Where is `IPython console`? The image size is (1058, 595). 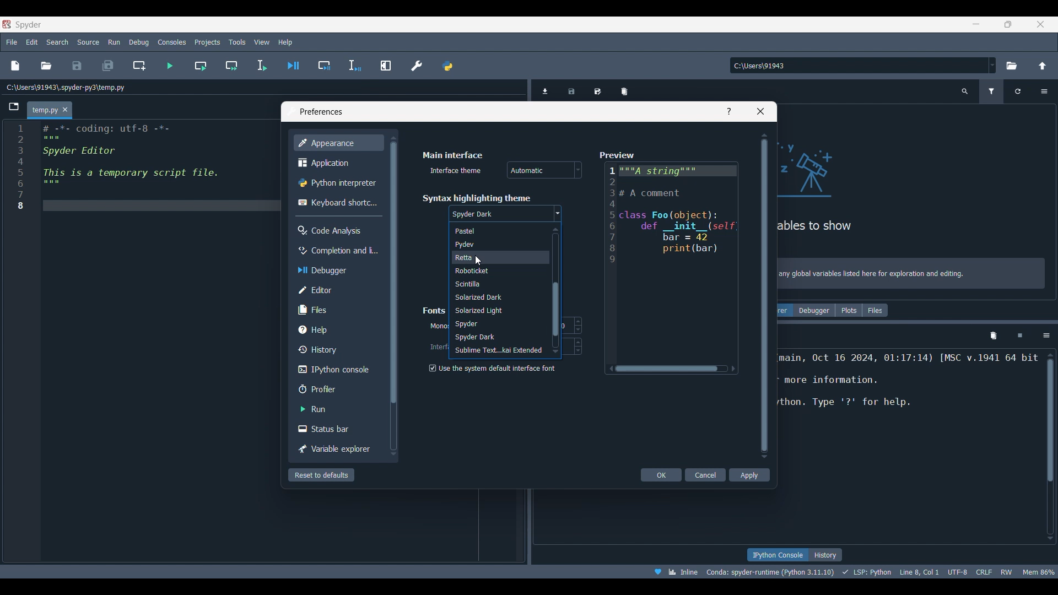
IPython console is located at coordinates (777, 555).